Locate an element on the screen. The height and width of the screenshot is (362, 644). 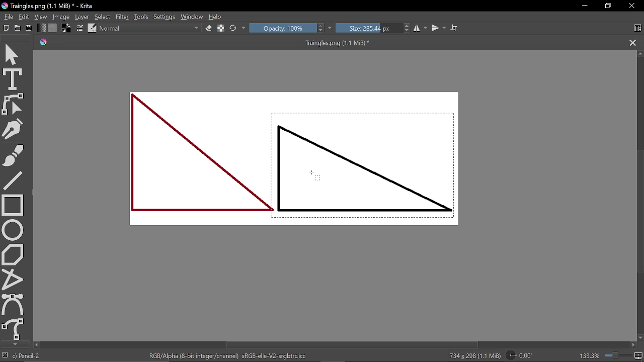
Freehand path tool is located at coordinates (13, 328).